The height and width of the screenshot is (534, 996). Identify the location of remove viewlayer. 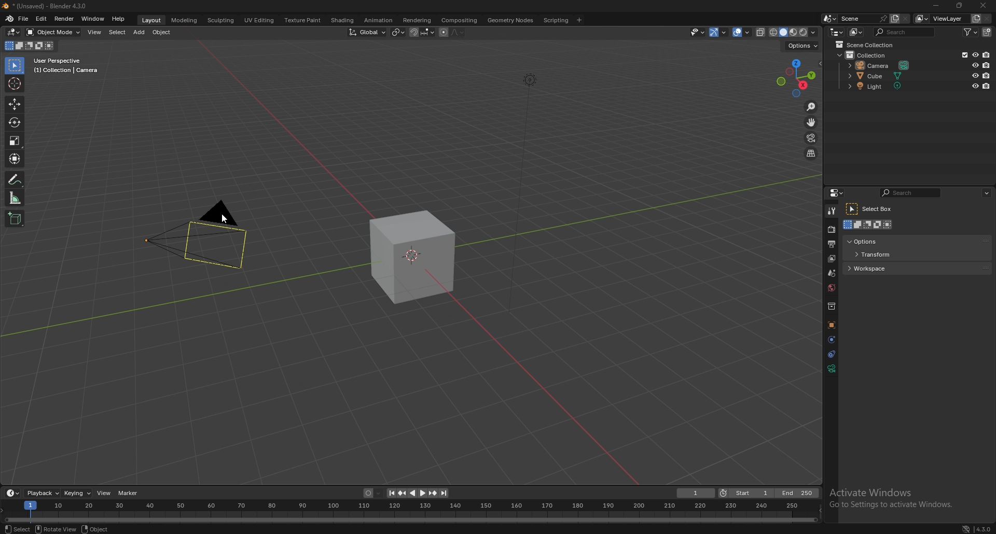
(987, 18).